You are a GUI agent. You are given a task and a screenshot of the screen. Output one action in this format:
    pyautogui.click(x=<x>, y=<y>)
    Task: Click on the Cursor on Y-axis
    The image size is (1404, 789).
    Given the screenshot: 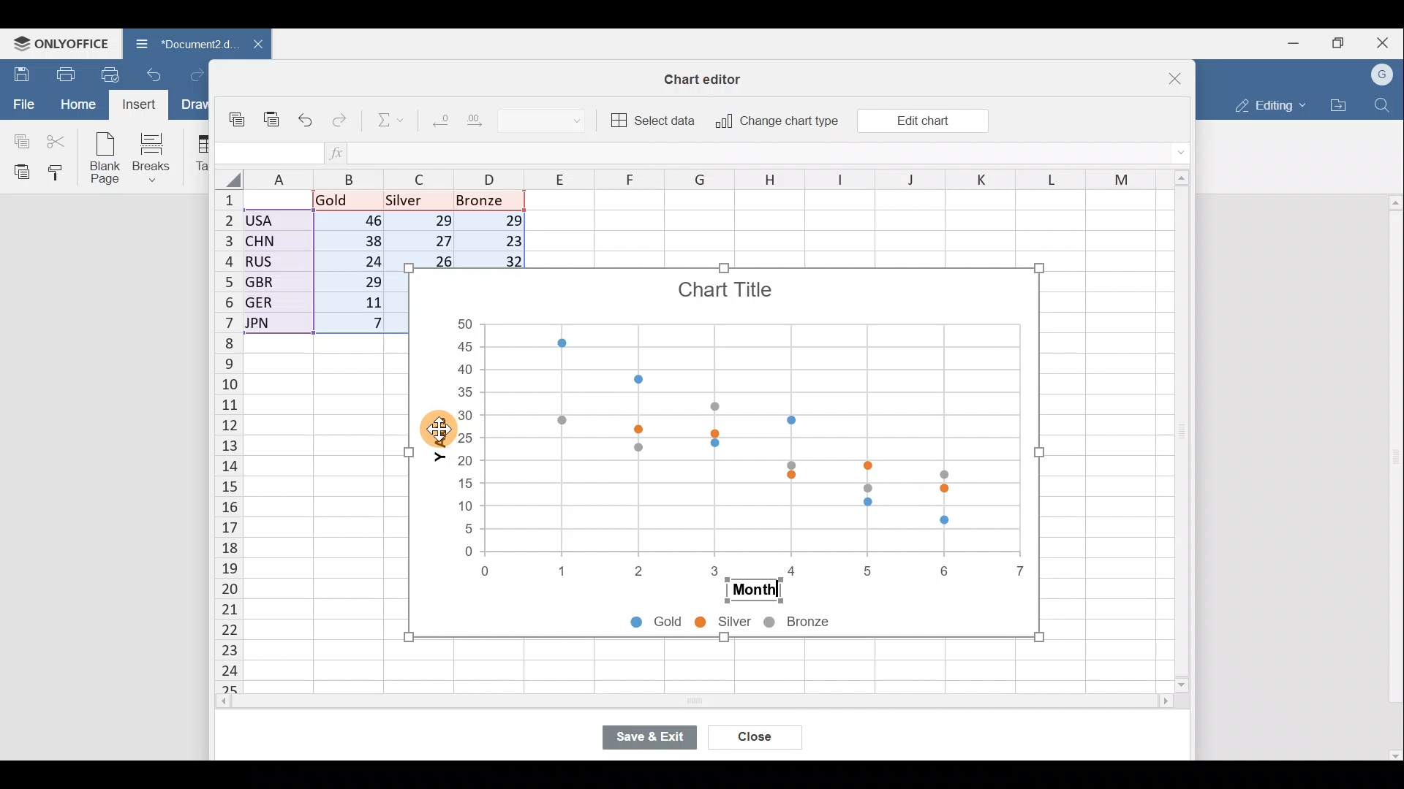 What is the action you would take?
    pyautogui.click(x=434, y=430)
    